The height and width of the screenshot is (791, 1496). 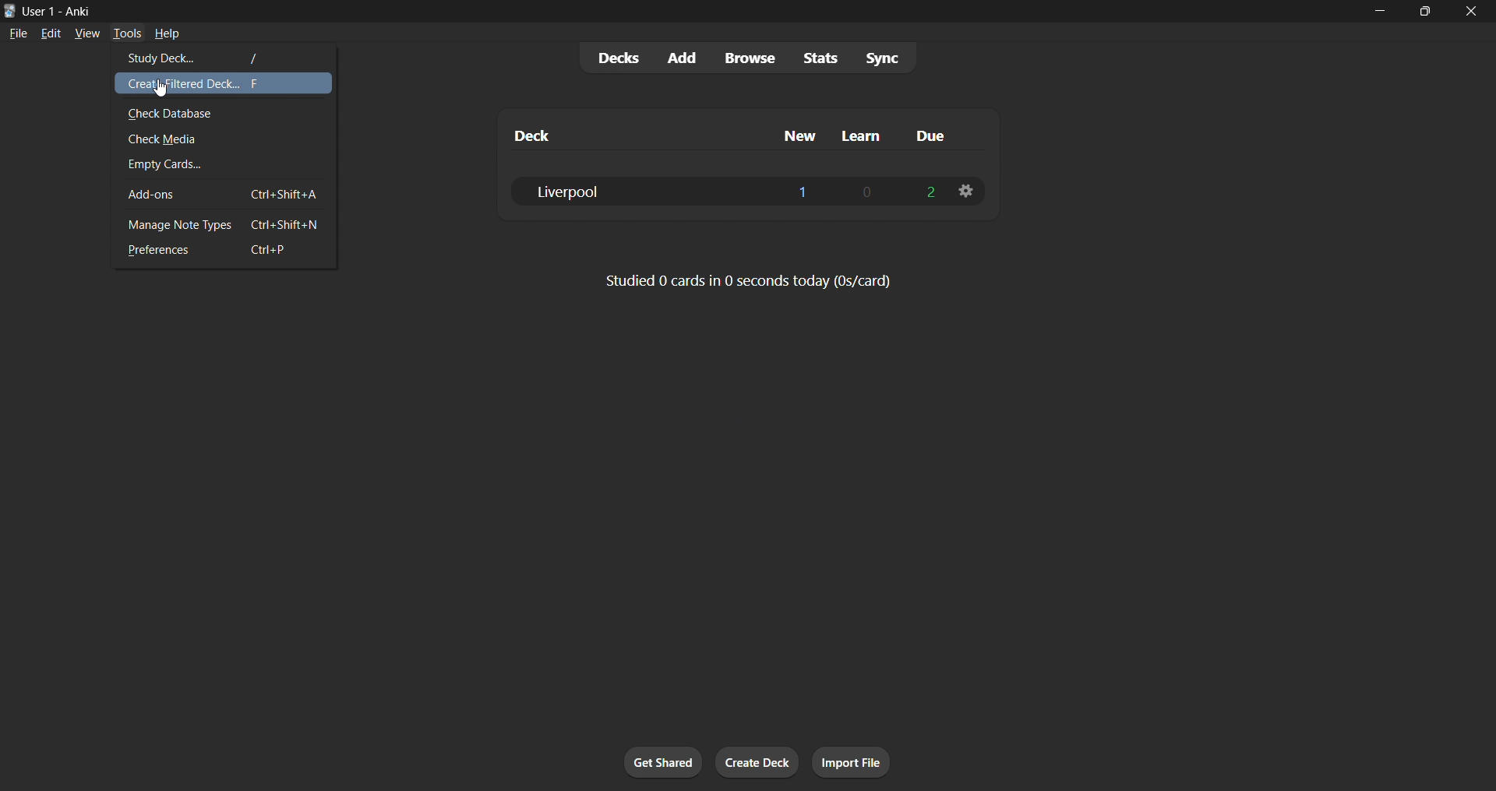 What do you see at coordinates (9, 11) in the screenshot?
I see `Anki` at bounding box center [9, 11].